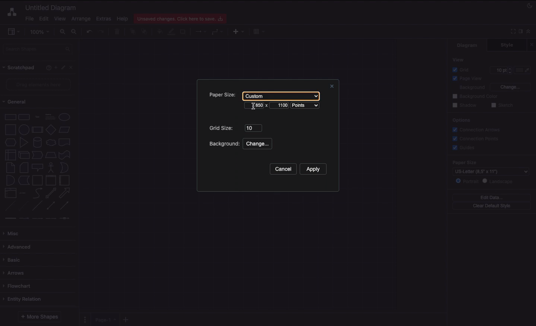 The image size is (536, 326). What do you see at coordinates (51, 206) in the screenshot?
I see `Bidirectional connector` at bounding box center [51, 206].